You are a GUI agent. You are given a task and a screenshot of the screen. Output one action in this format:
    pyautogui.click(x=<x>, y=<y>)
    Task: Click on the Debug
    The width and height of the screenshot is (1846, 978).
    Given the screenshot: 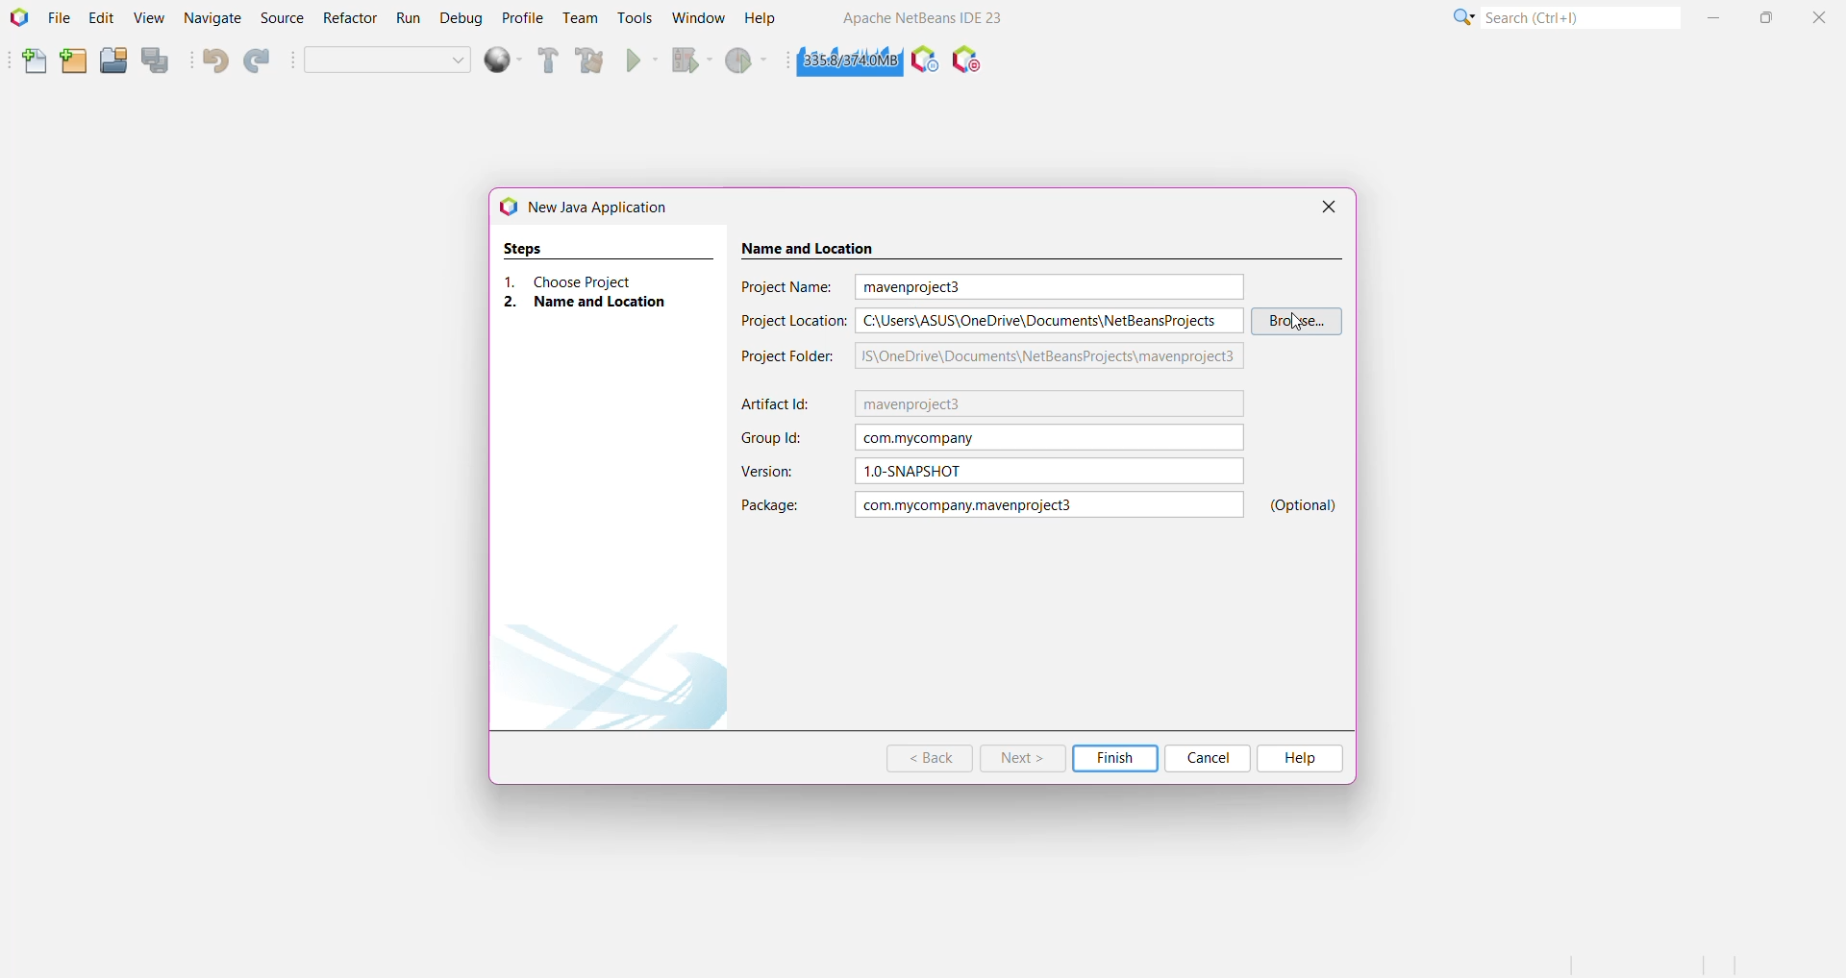 What is the action you would take?
    pyautogui.click(x=461, y=19)
    